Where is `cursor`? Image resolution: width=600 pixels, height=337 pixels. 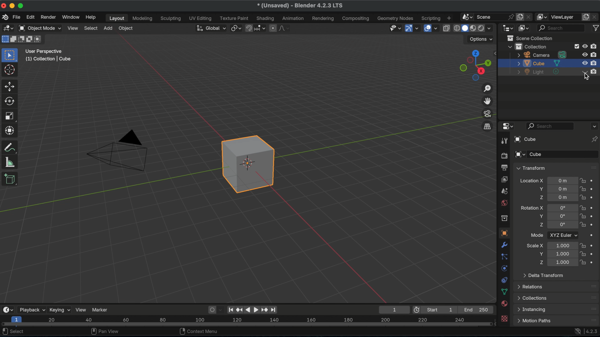 cursor is located at coordinates (587, 78).